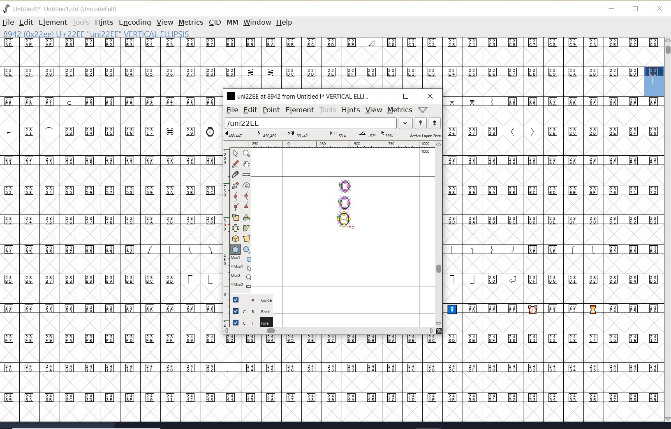  What do you see at coordinates (235, 174) in the screenshot?
I see `cut splines in two` at bounding box center [235, 174].